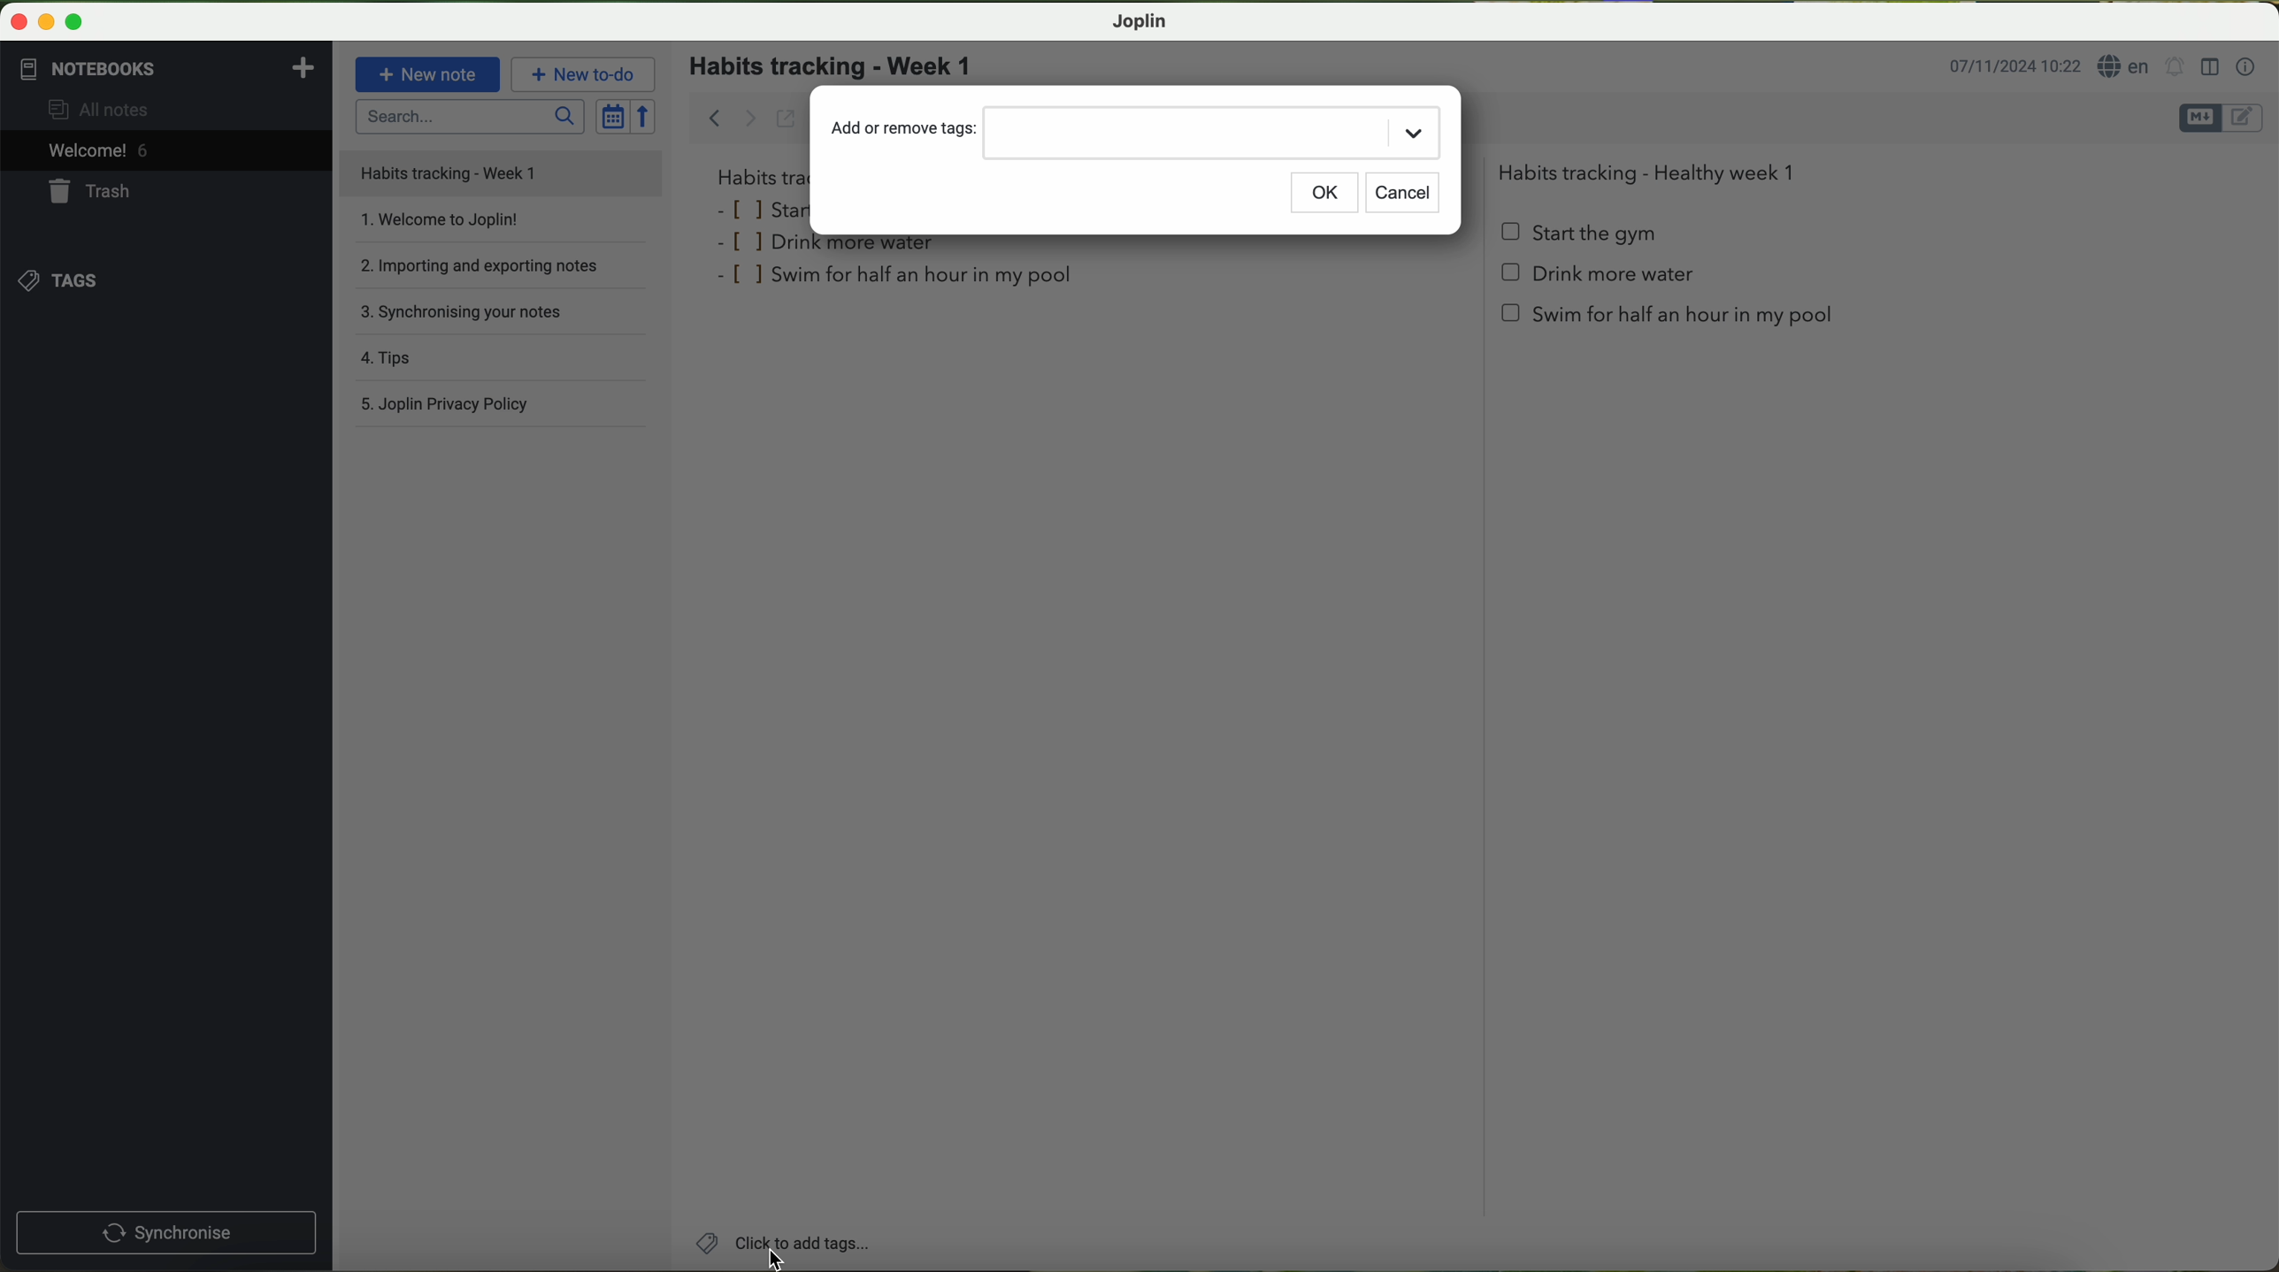  I want to click on synchronnise button, so click(164, 1234).